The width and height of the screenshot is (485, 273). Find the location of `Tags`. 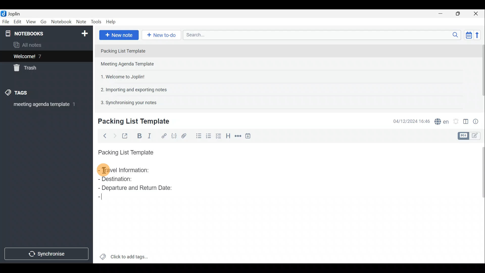

Tags is located at coordinates (25, 94).